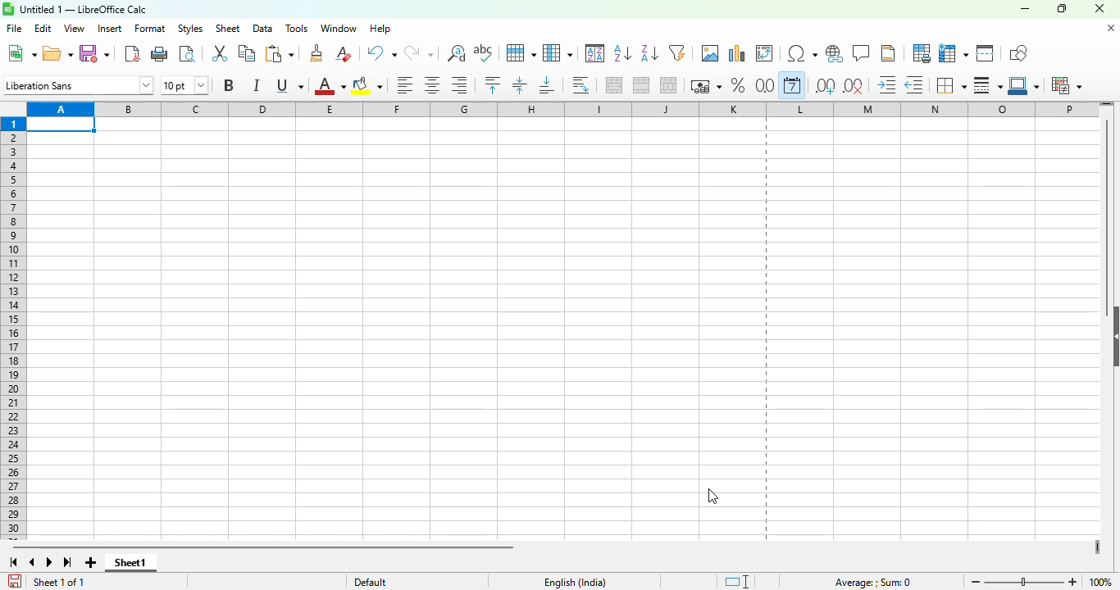  What do you see at coordinates (263, 29) in the screenshot?
I see `data` at bounding box center [263, 29].